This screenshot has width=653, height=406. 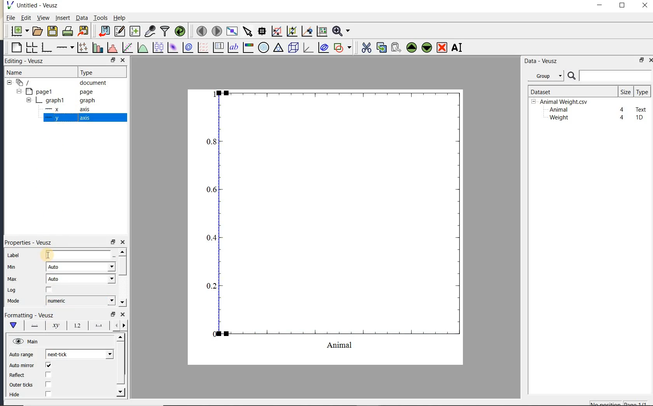 I want to click on zoom function menus, so click(x=341, y=31).